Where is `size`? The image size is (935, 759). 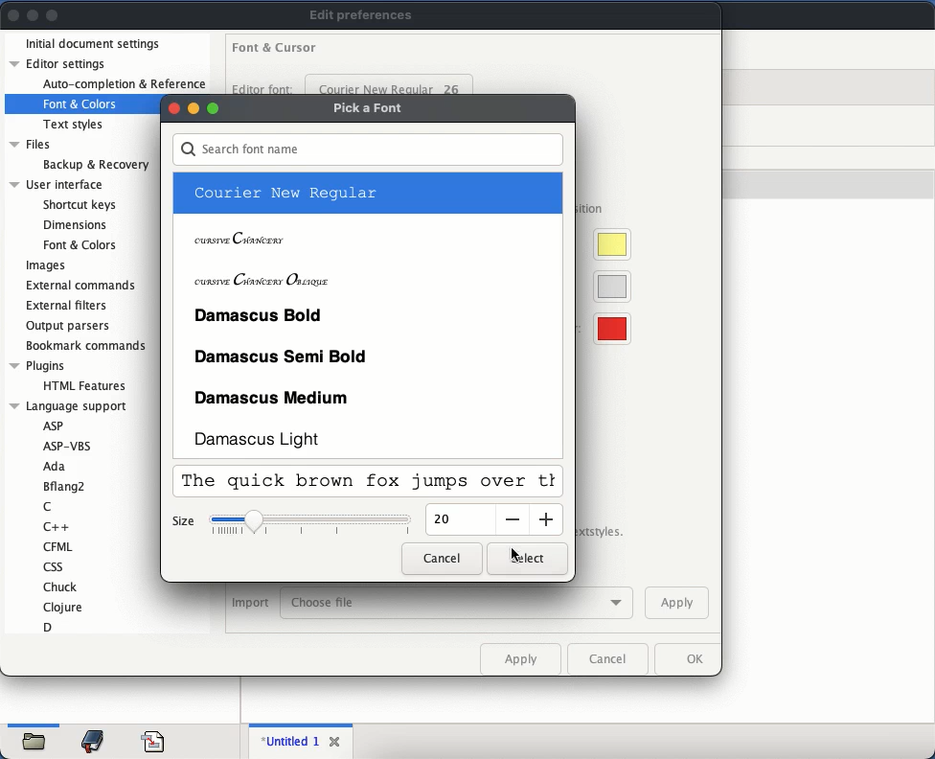 size is located at coordinates (186, 522).